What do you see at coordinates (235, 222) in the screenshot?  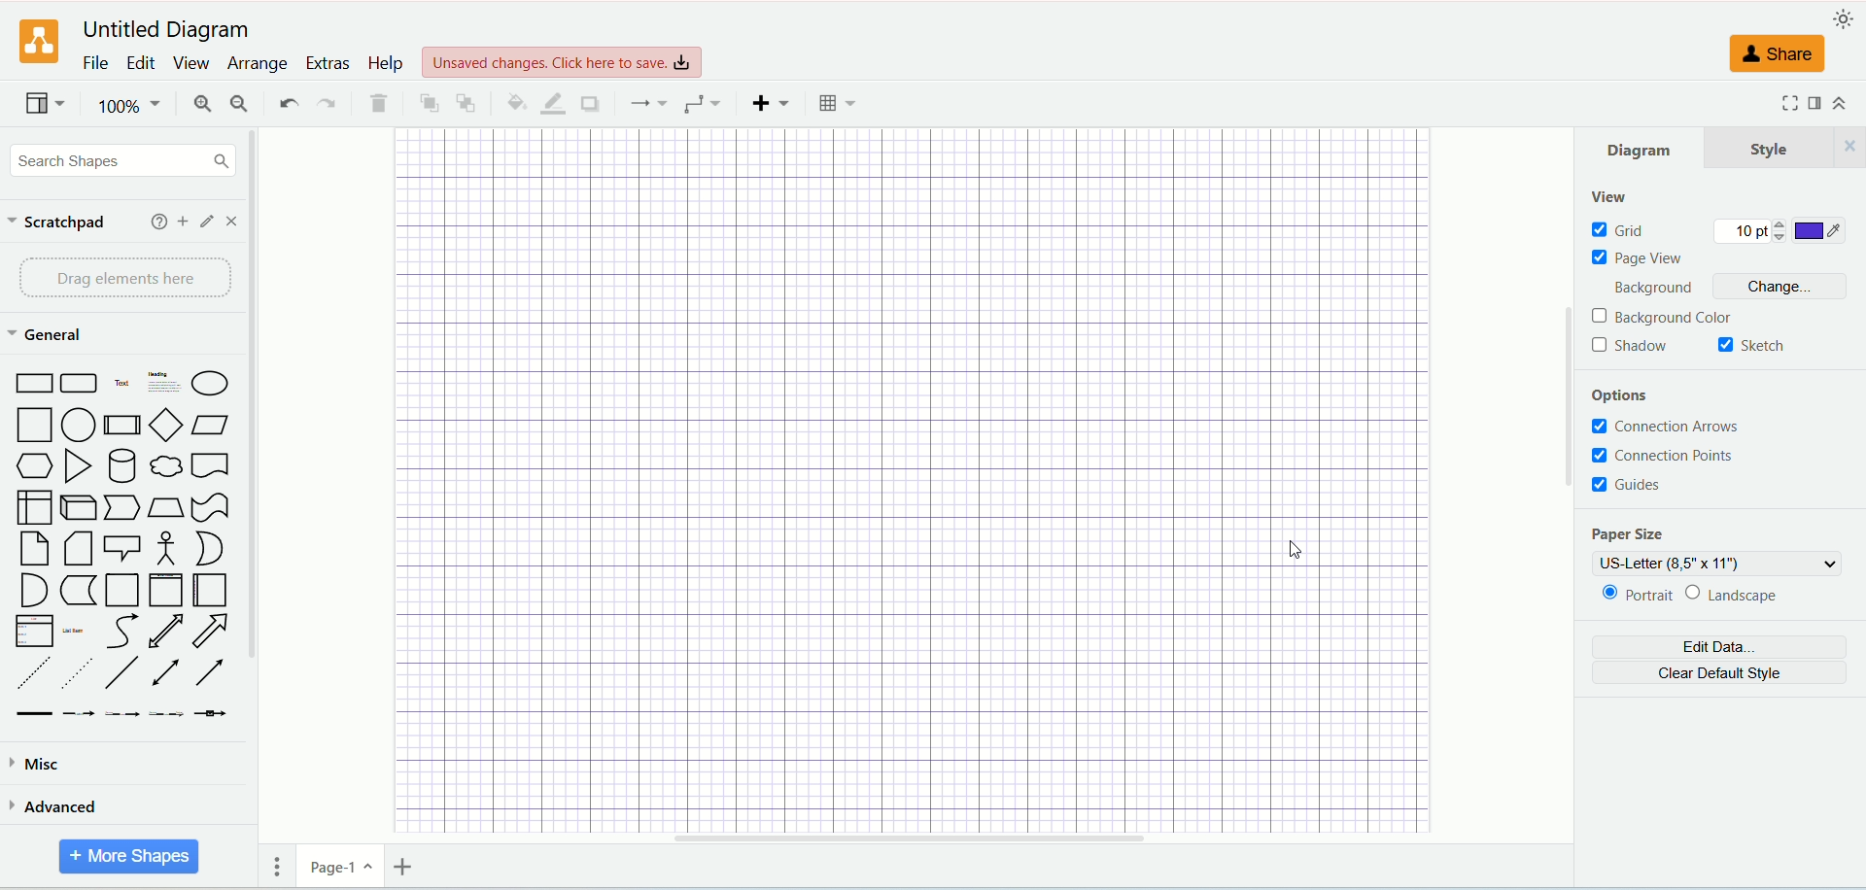 I see `close` at bounding box center [235, 222].